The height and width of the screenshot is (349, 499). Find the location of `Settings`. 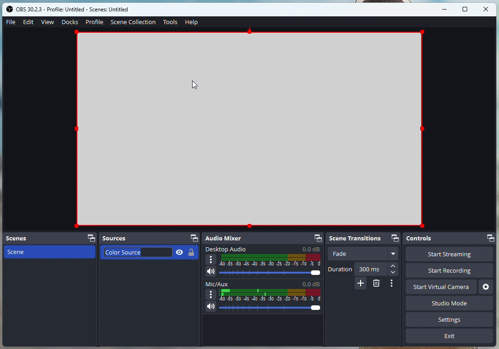

Settings is located at coordinates (451, 321).